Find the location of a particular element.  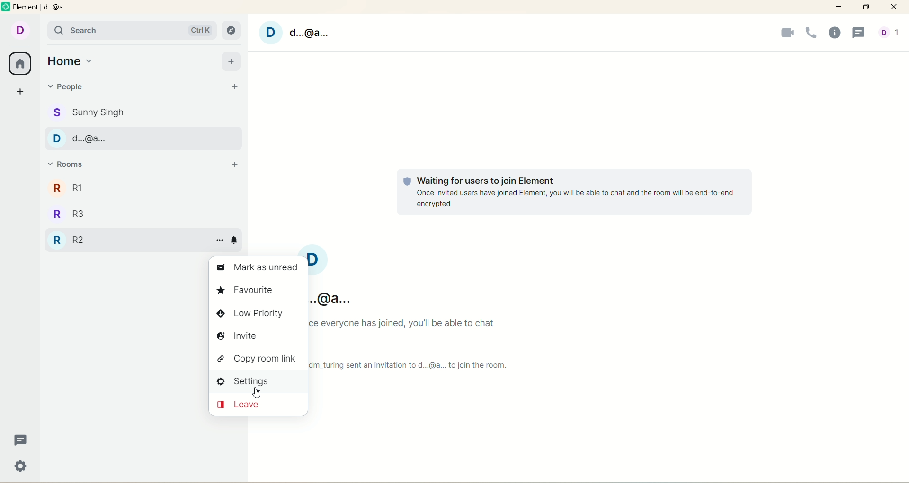

account is located at coordinates (300, 34).